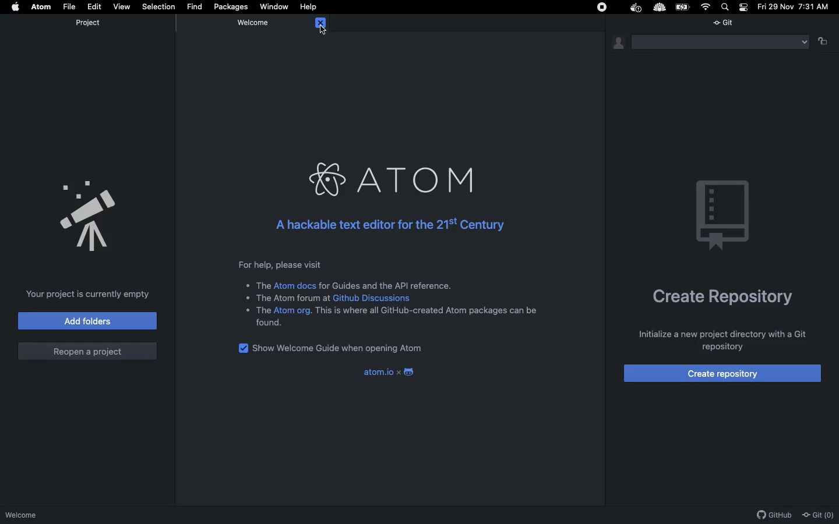 The image size is (839, 524). Describe the element at coordinates (724, 217) in the screenshot. I see `Emblem` at that location.